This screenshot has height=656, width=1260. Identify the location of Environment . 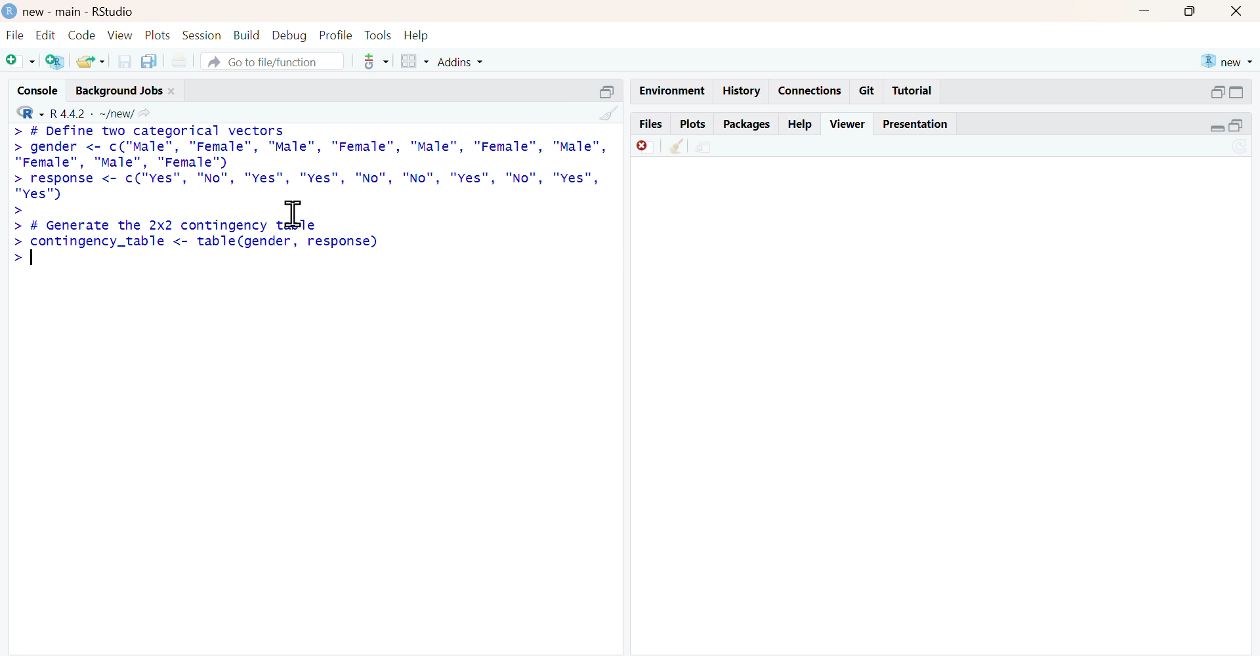
(673, 91).